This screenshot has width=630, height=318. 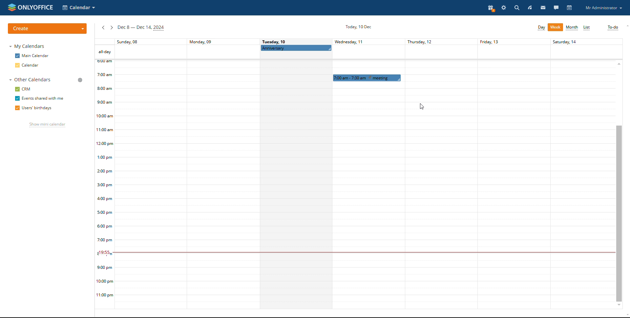 I want to click on scroll up, so click(x=626, y=26).